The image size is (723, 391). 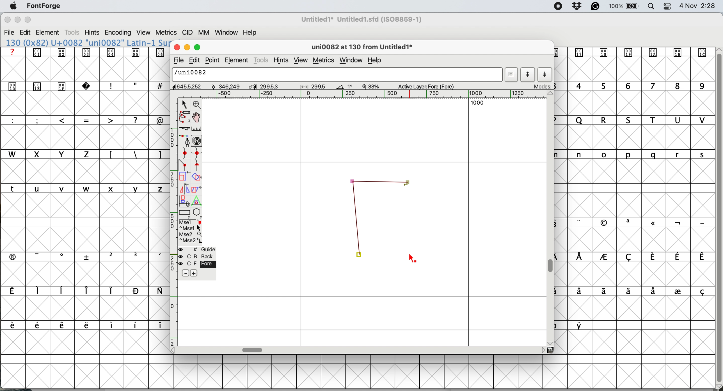 I want to click on view, so click(x=144, y=33).